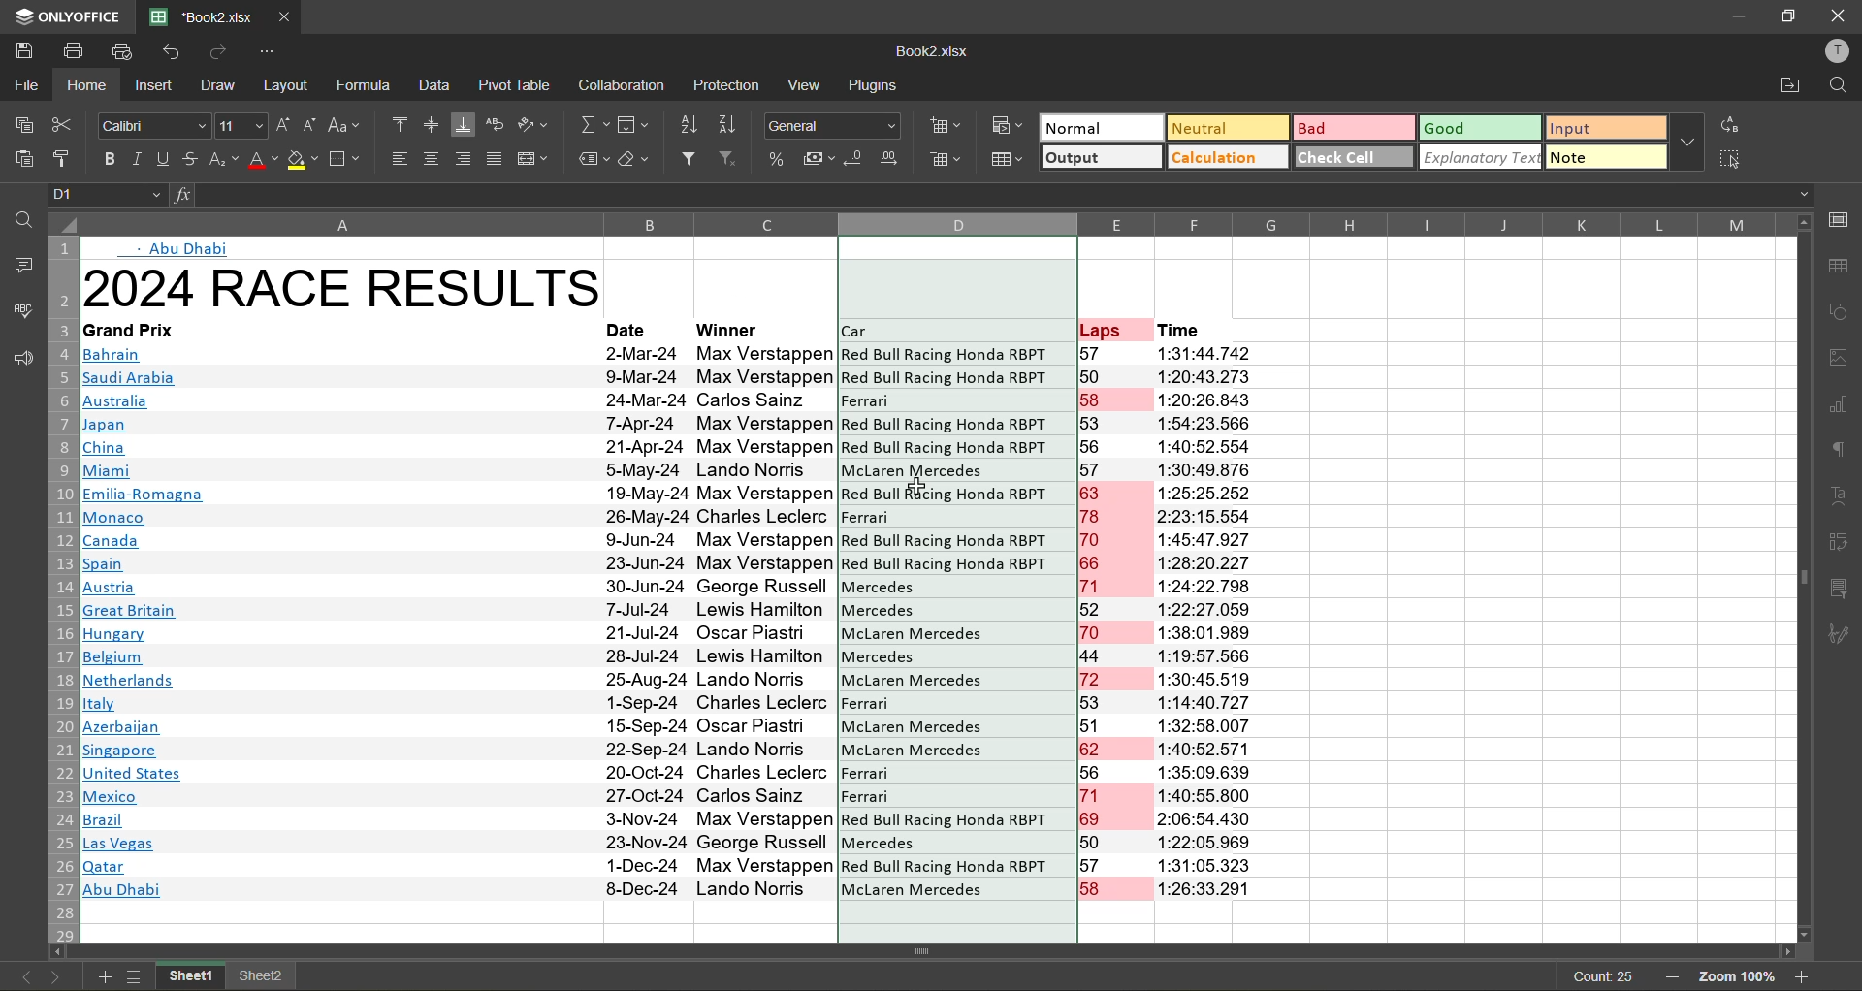  What do you see at coordinates (1228, 159) in the screenshot?
I see `calculation` at bounding box center [1228, 159].